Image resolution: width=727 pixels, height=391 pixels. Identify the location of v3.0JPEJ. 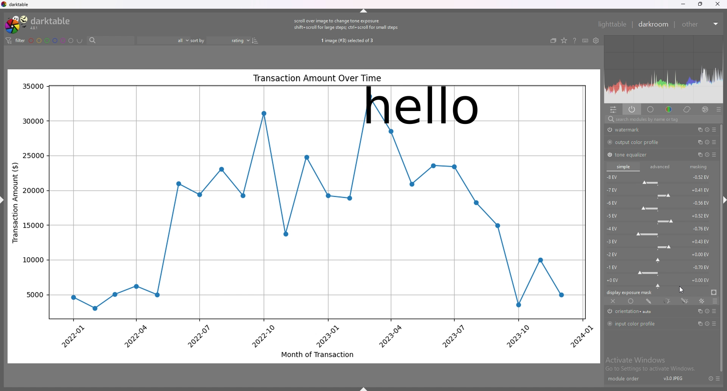
(672, 378).